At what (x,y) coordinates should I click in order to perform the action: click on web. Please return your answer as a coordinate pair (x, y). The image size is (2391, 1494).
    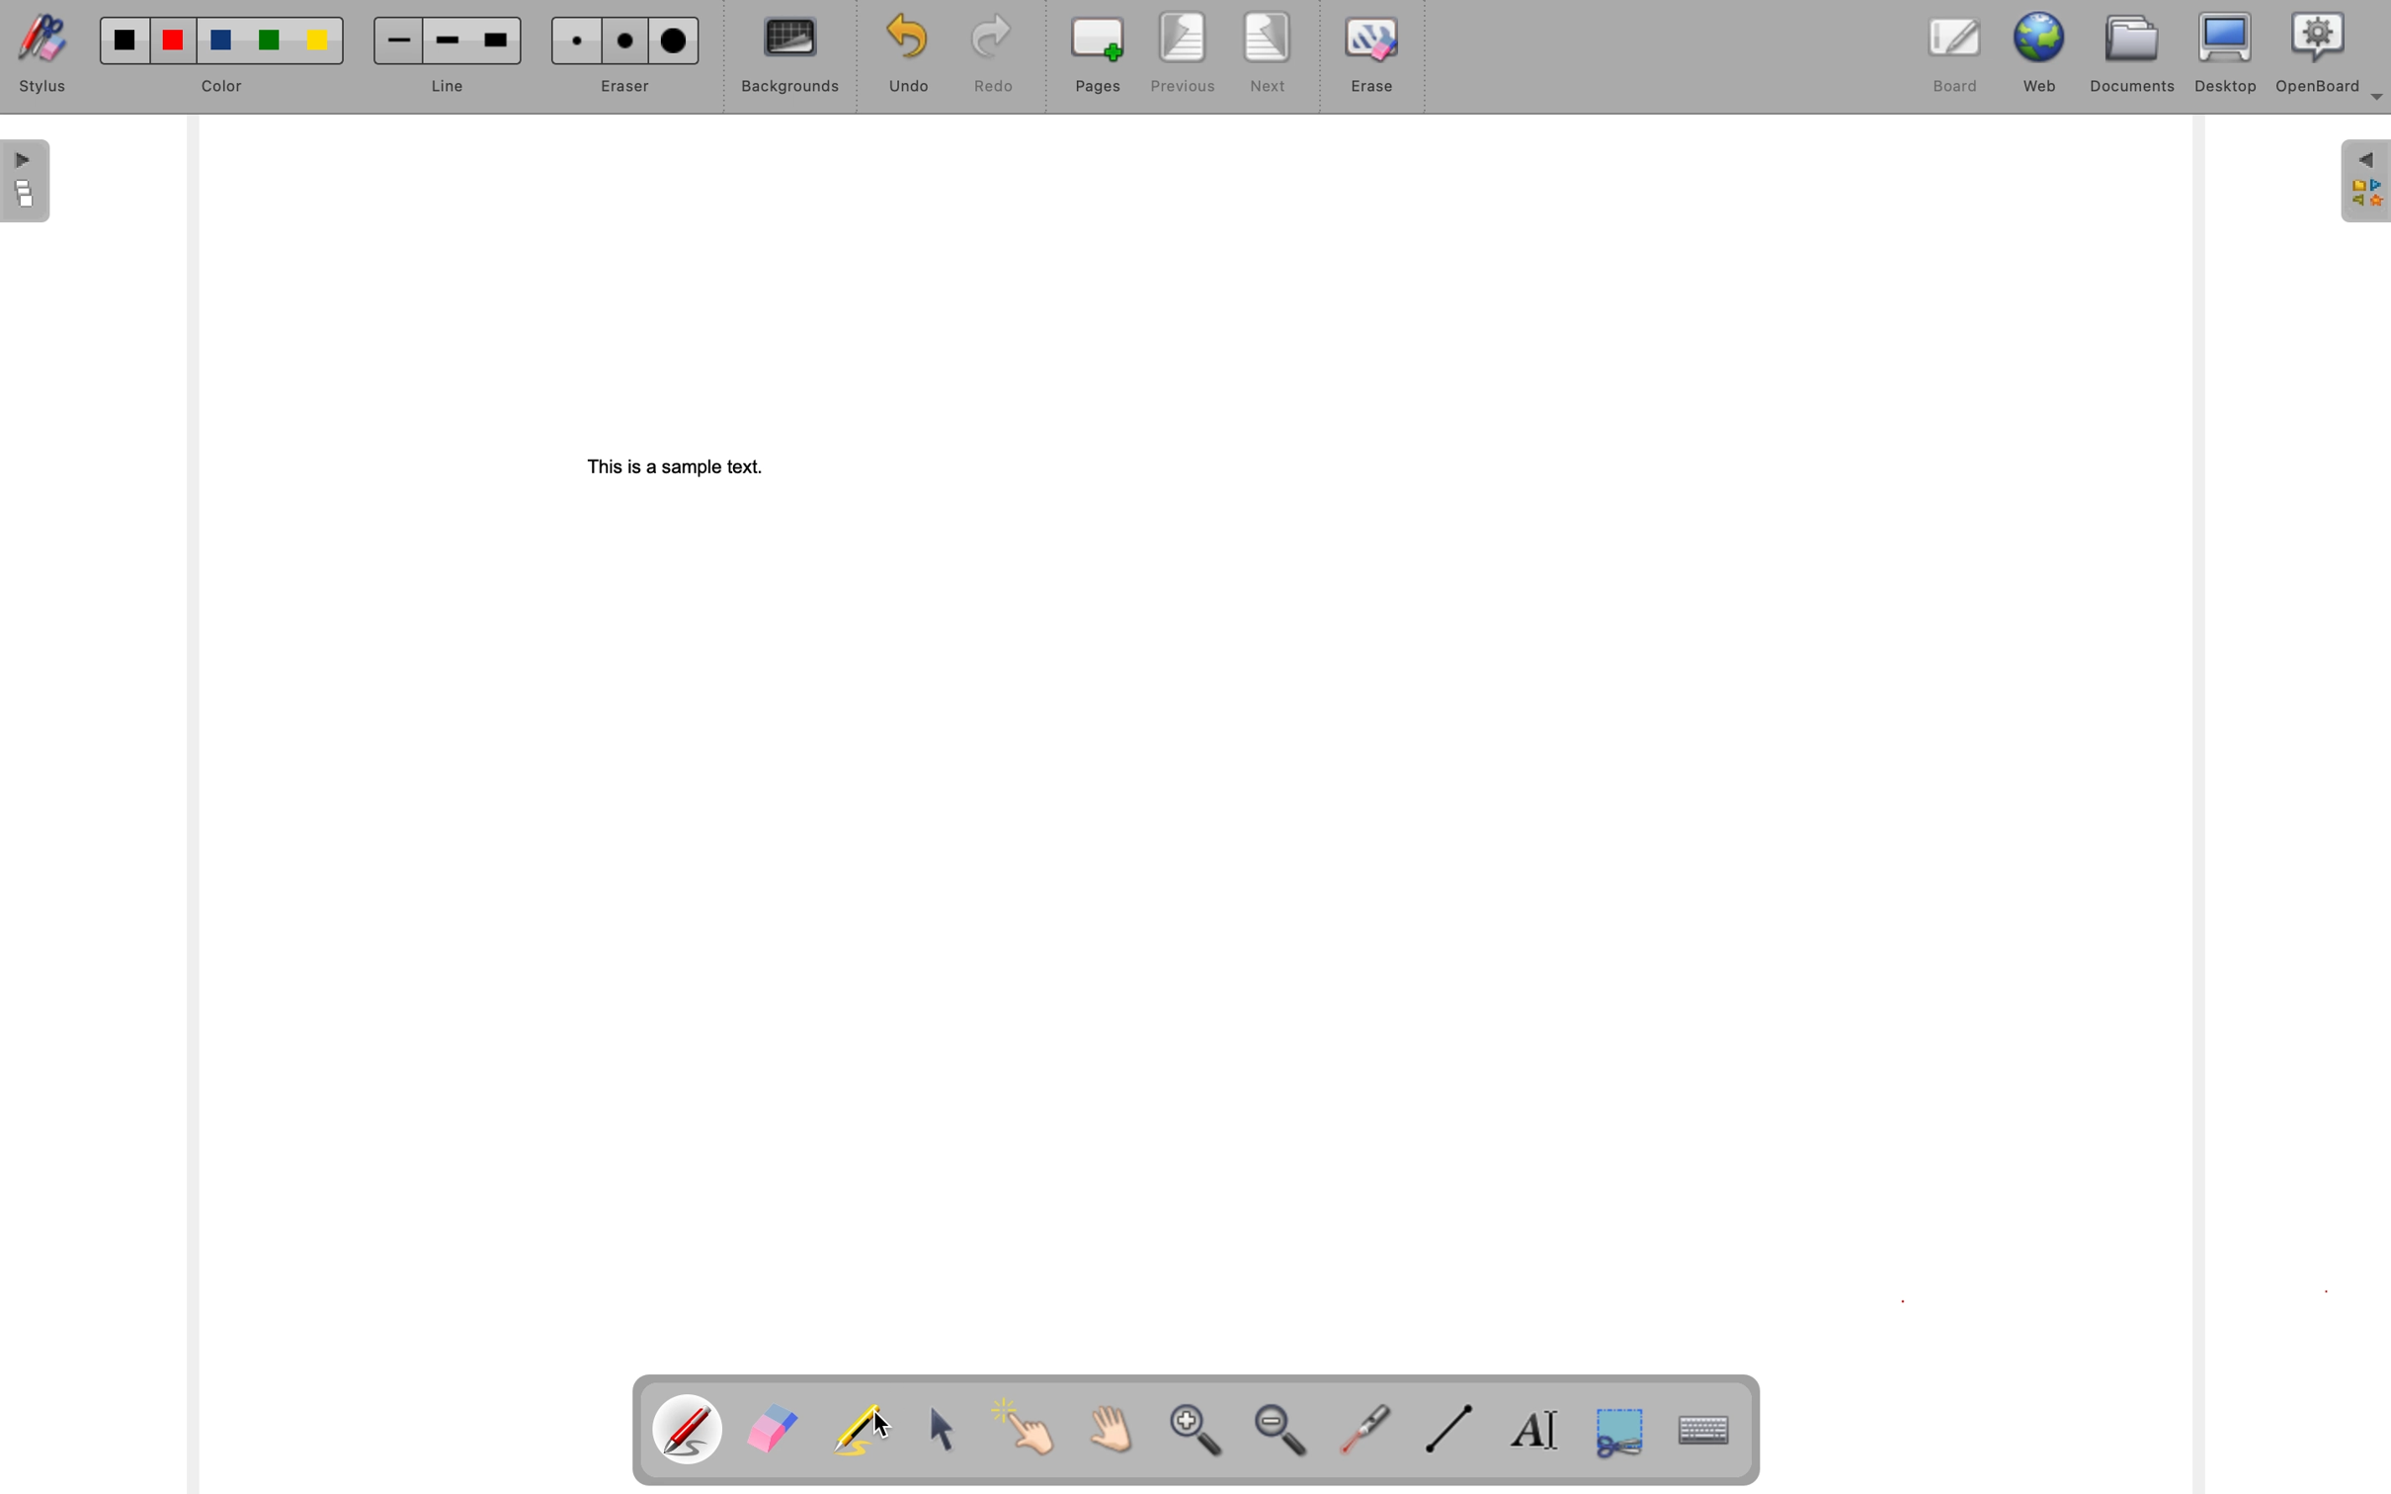
    Looking at the image, I should click on (2042, 55).